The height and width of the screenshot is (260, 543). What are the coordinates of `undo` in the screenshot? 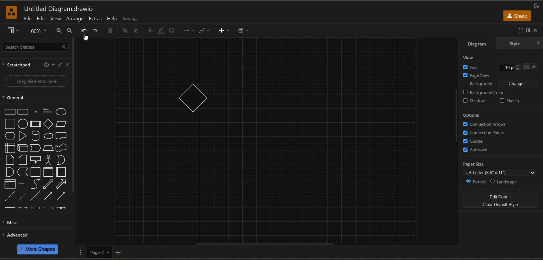 It's located at (85, 31).